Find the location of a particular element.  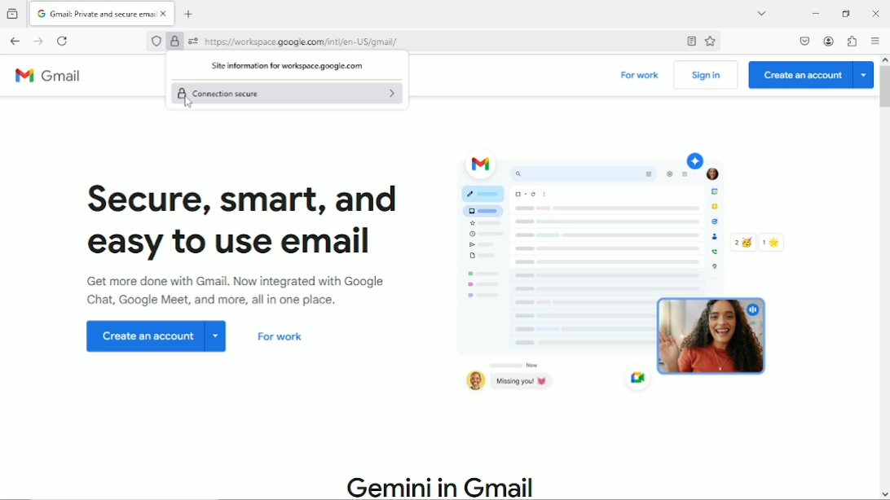

Open application menu is located at coordinates (875, 40).